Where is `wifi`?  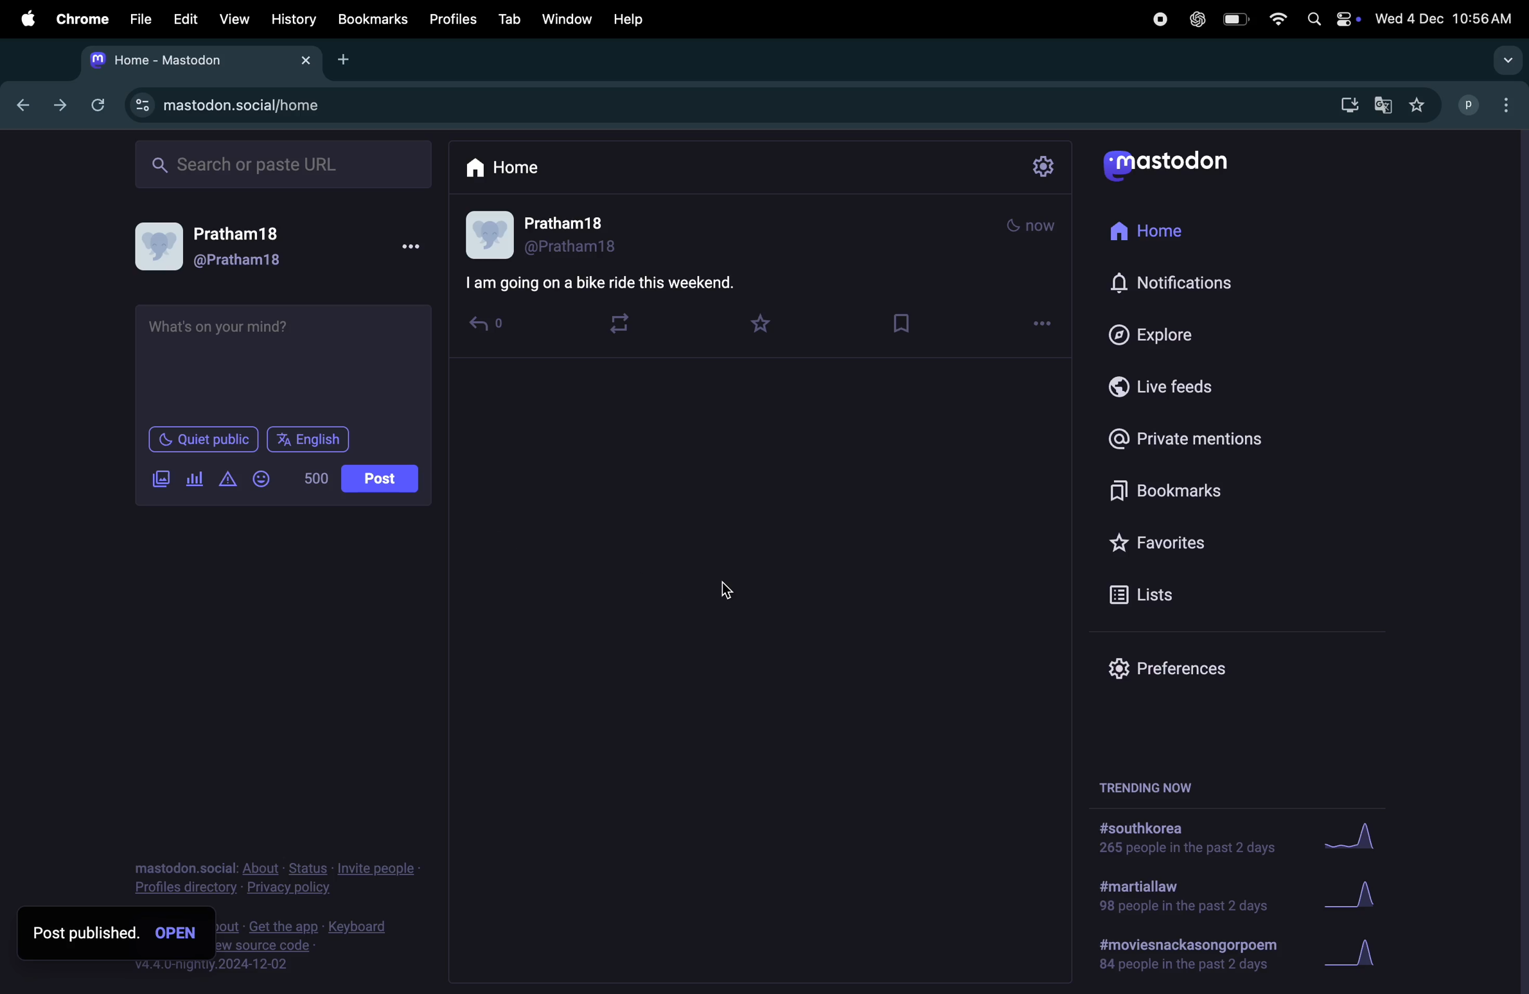 wifi is located at coordinates (1273, 18).